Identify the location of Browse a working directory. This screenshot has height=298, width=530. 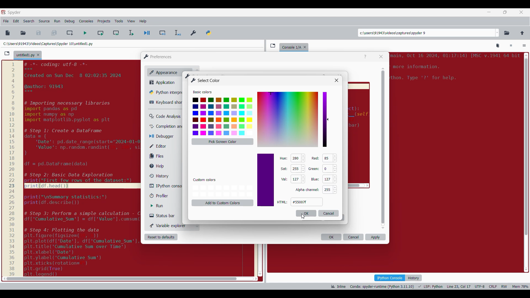
(507, 33).